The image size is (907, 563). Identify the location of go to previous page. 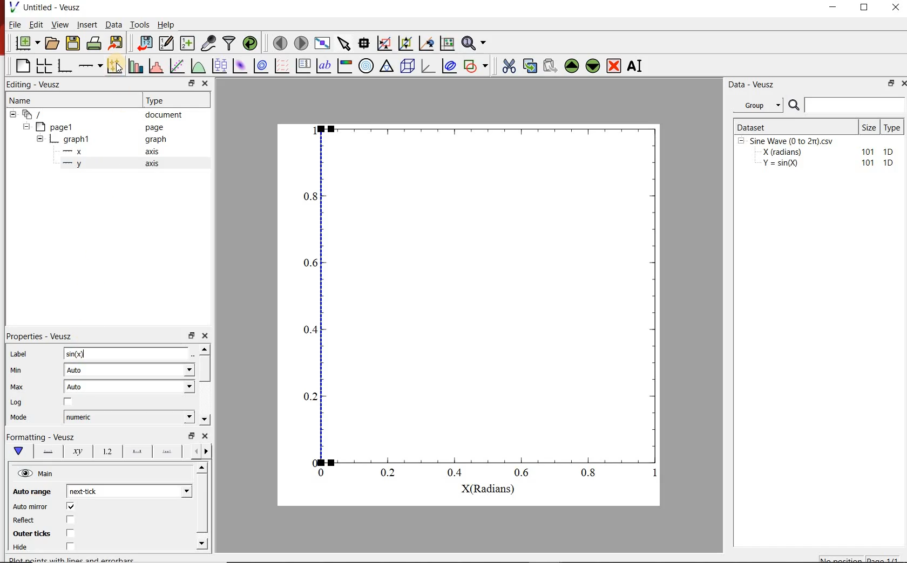
(280, 43).